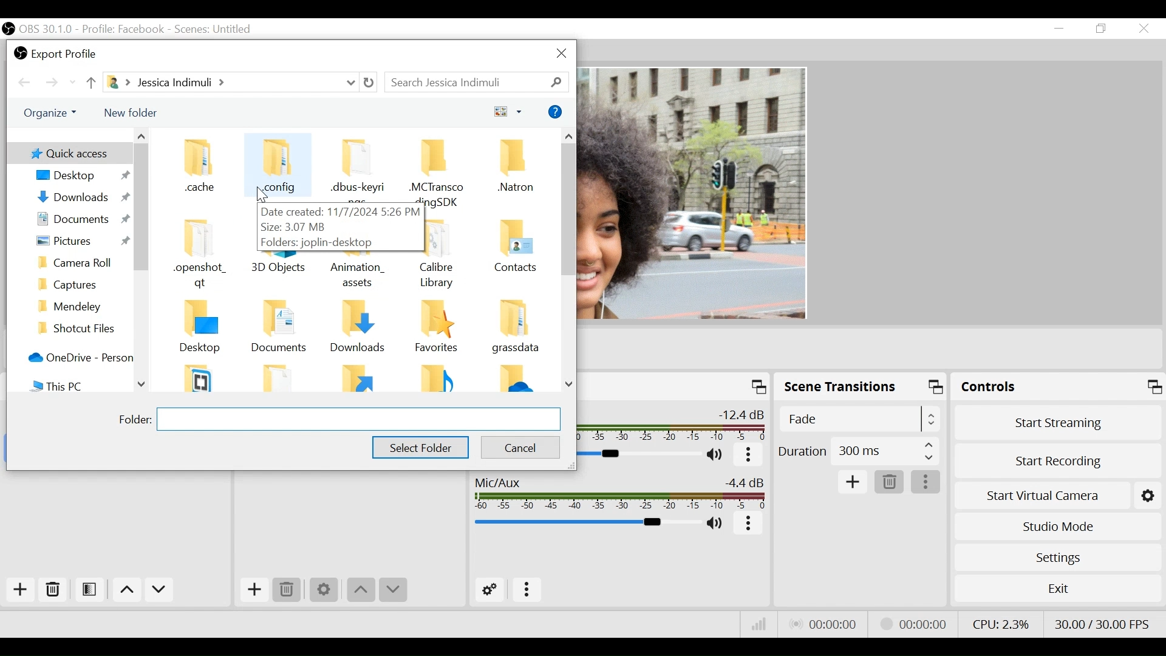  What do you see at coordinates (1059, 460) in the screenshot?
I see `Start Recording` at bounding box center [1059, 460].